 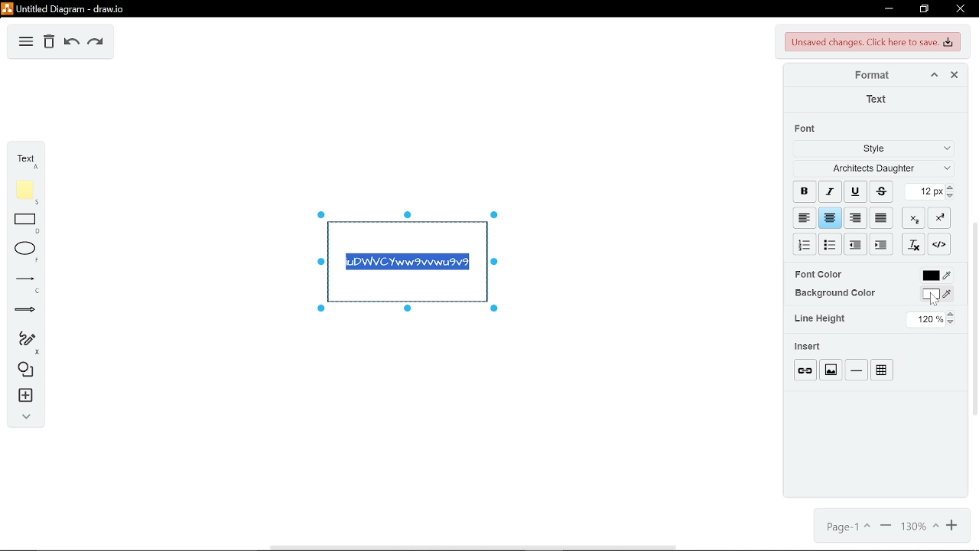 I want to click on bold , so click(x=805, y=190).